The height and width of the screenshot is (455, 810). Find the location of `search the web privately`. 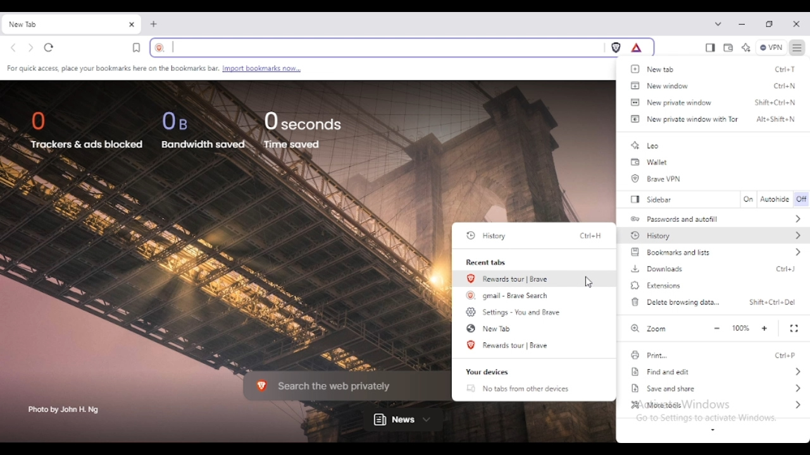

search the web privately is located at coordinates (339, 385).